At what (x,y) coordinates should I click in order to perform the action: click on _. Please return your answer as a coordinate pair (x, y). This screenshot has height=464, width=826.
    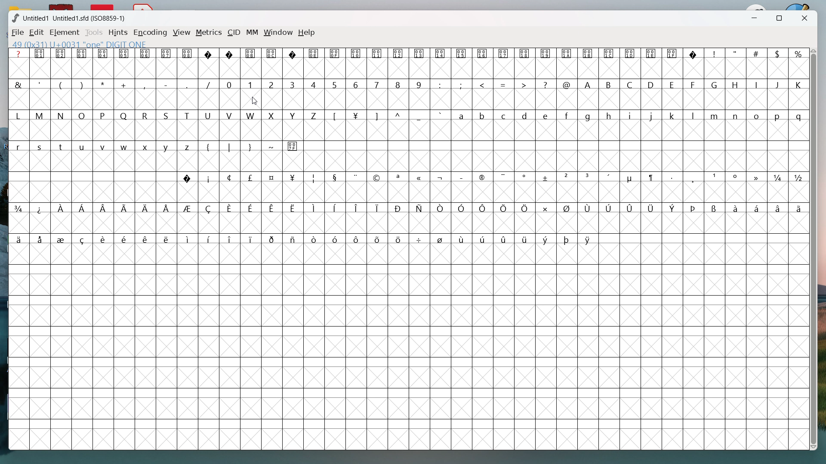
    Looking at the image, I should click on (189, 85).